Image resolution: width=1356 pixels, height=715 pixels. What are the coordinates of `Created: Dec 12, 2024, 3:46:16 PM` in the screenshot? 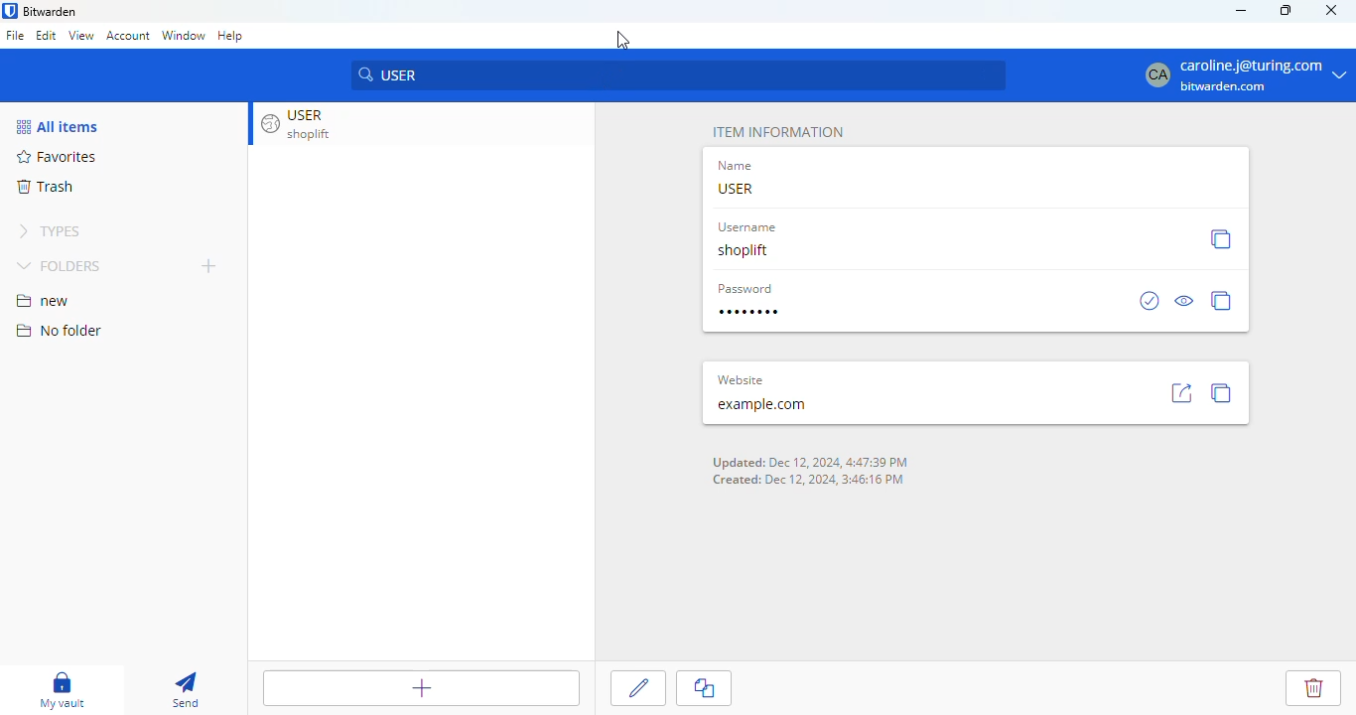 It's located at (810, 479).